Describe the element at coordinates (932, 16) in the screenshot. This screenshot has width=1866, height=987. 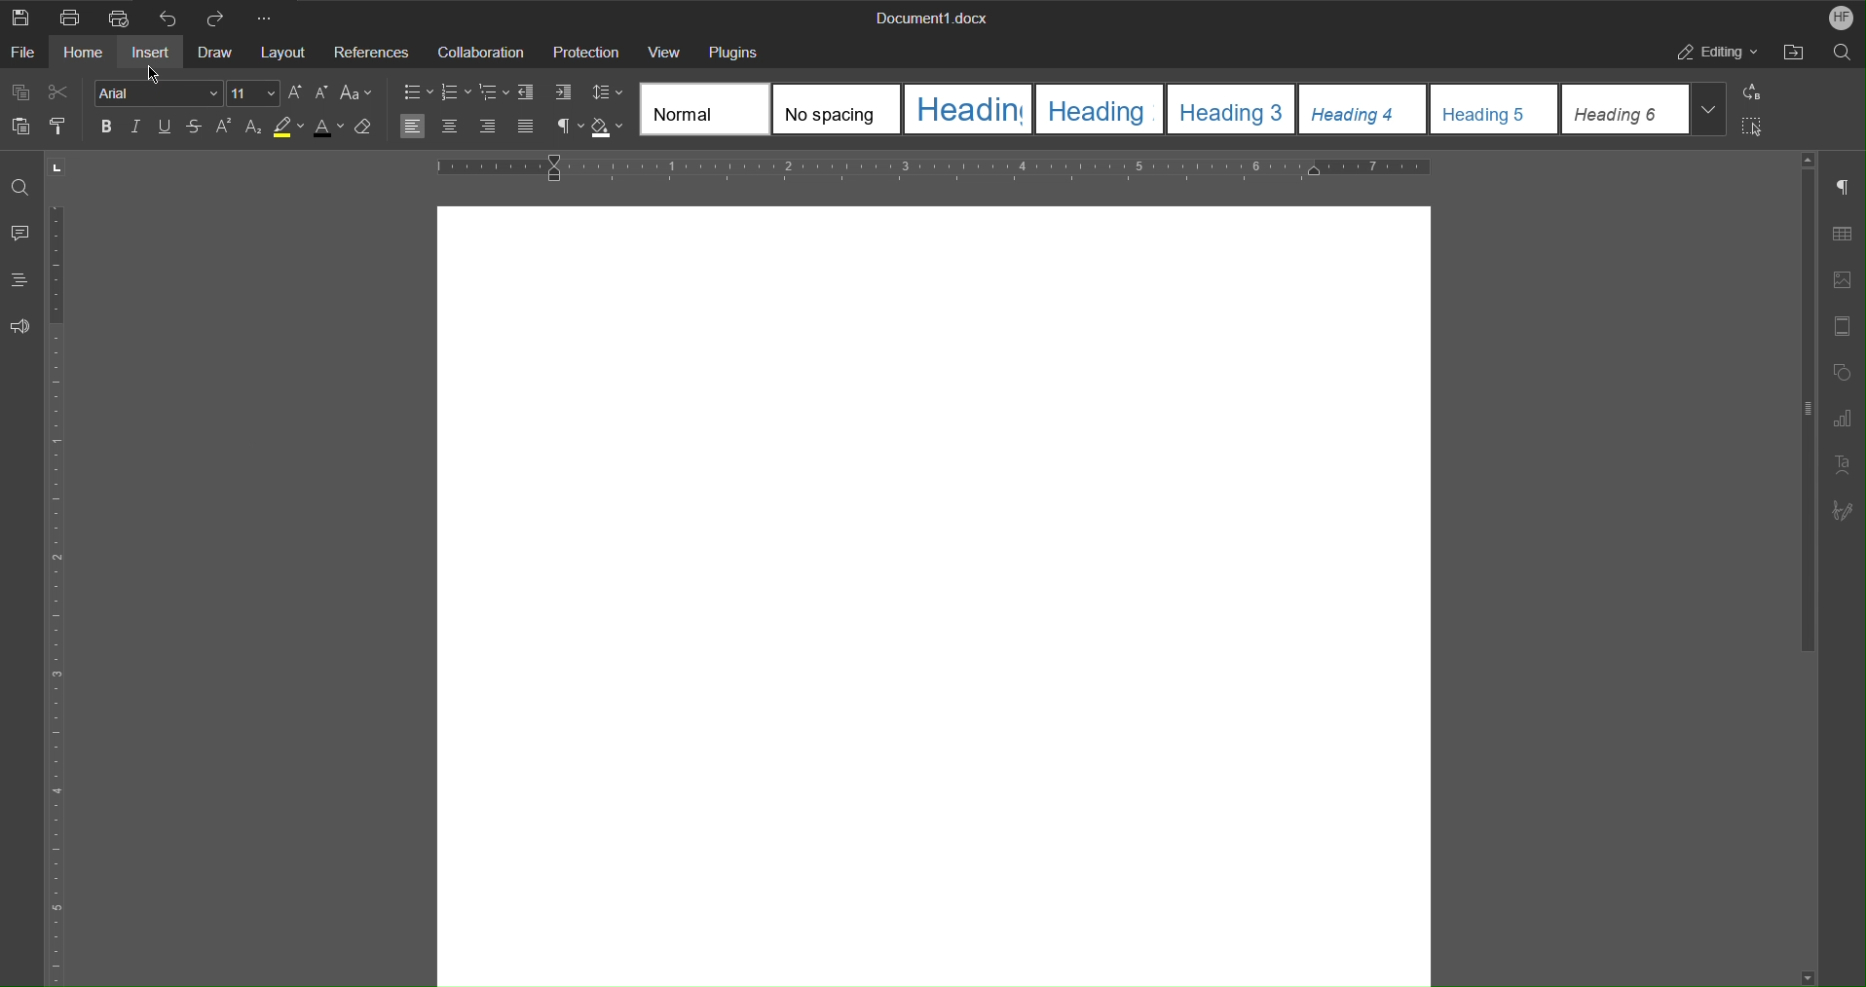
I see `Document Title` at that location.